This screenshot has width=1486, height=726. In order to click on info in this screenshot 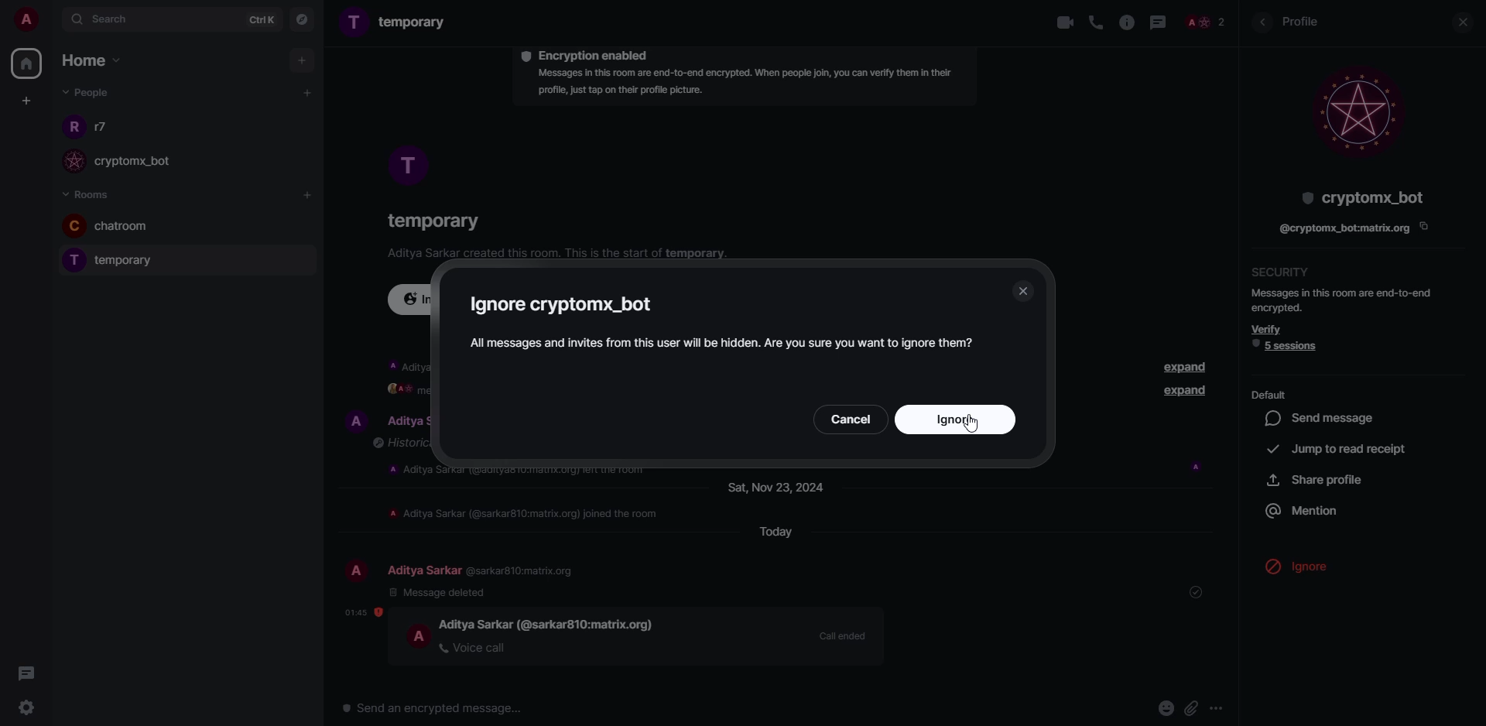, I will do `click(402, 363)`.